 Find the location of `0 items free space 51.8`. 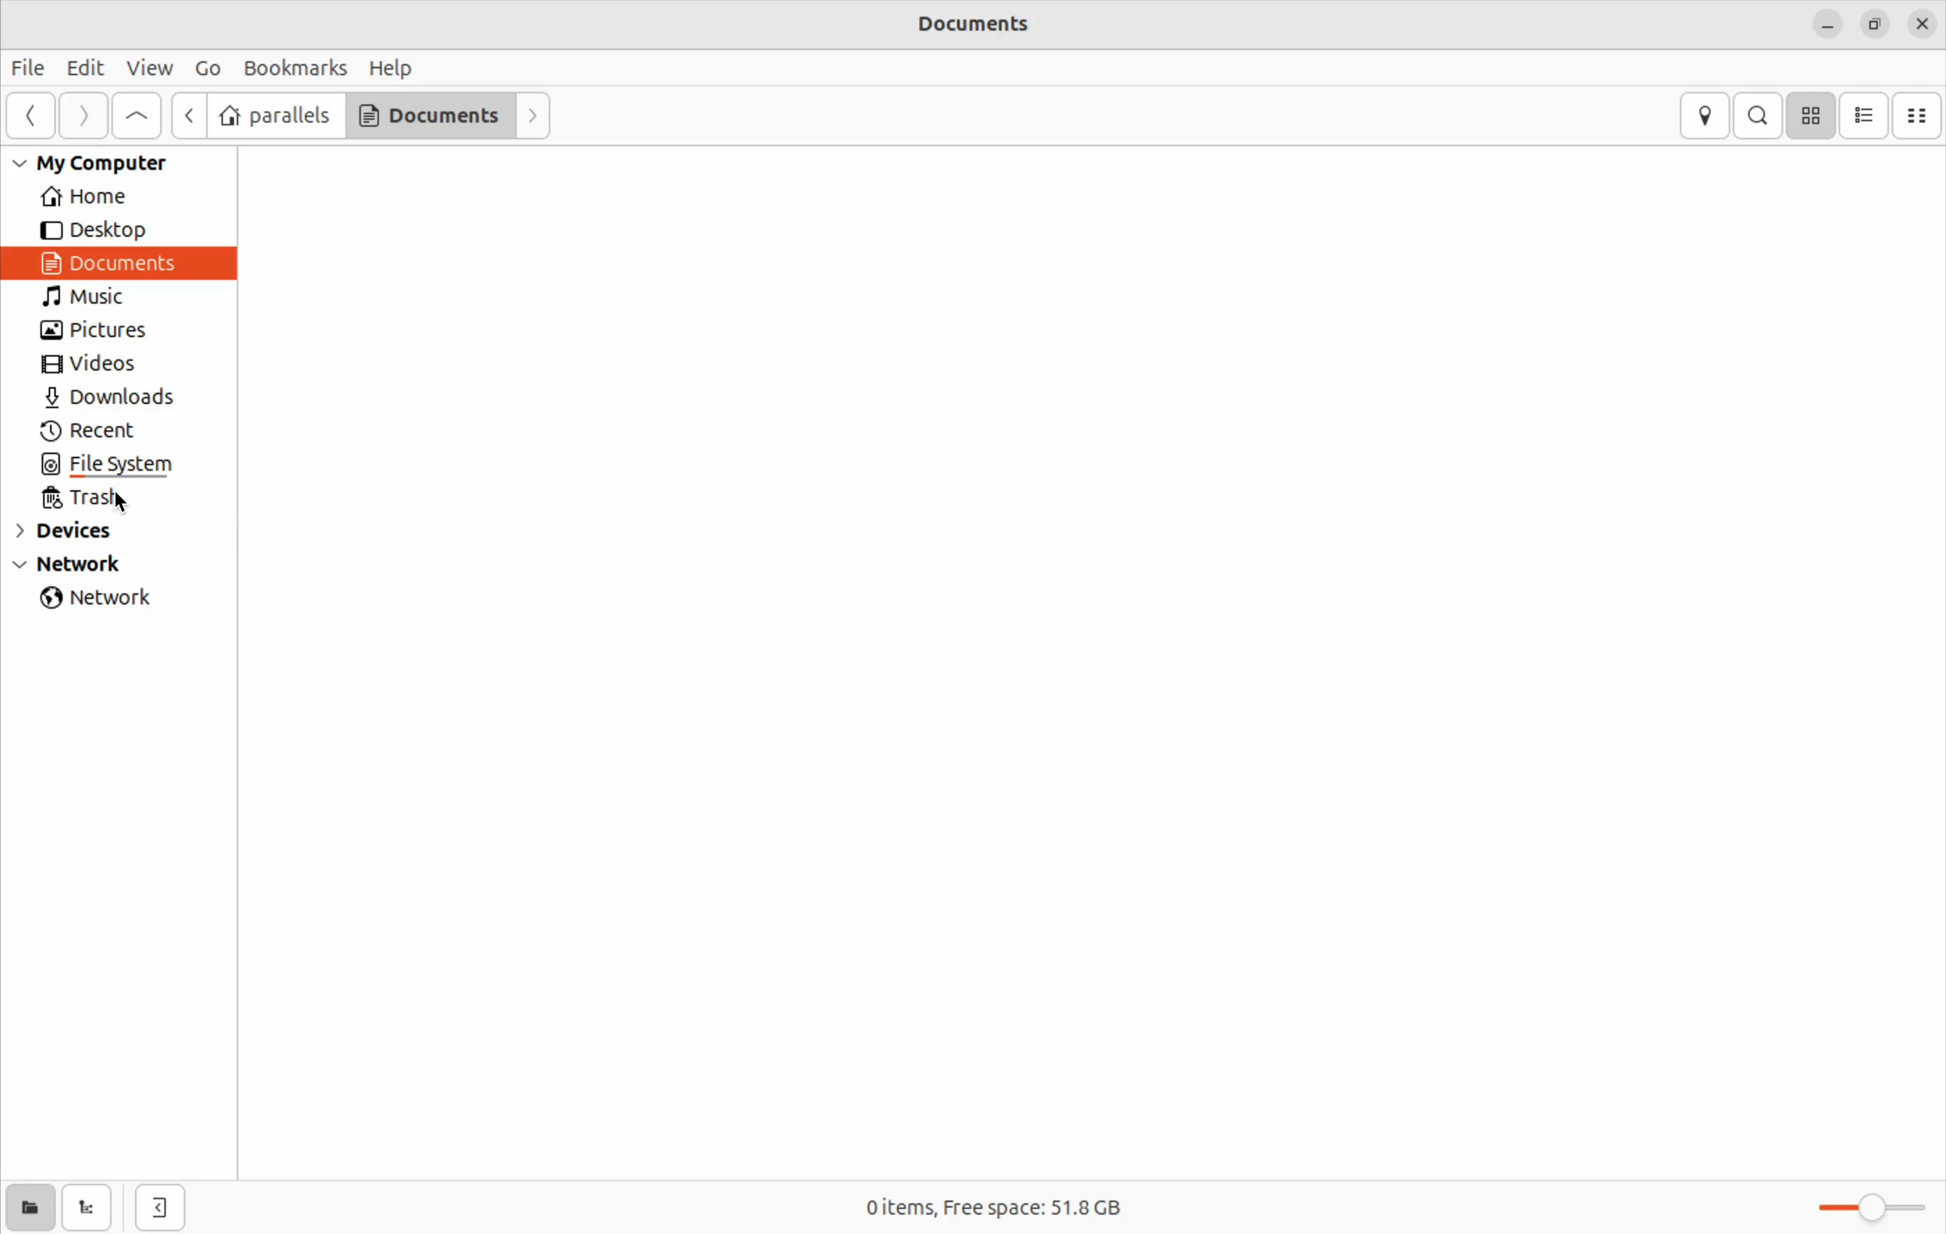

0 items free space 51.8 is located at coordinates (998, 1206).